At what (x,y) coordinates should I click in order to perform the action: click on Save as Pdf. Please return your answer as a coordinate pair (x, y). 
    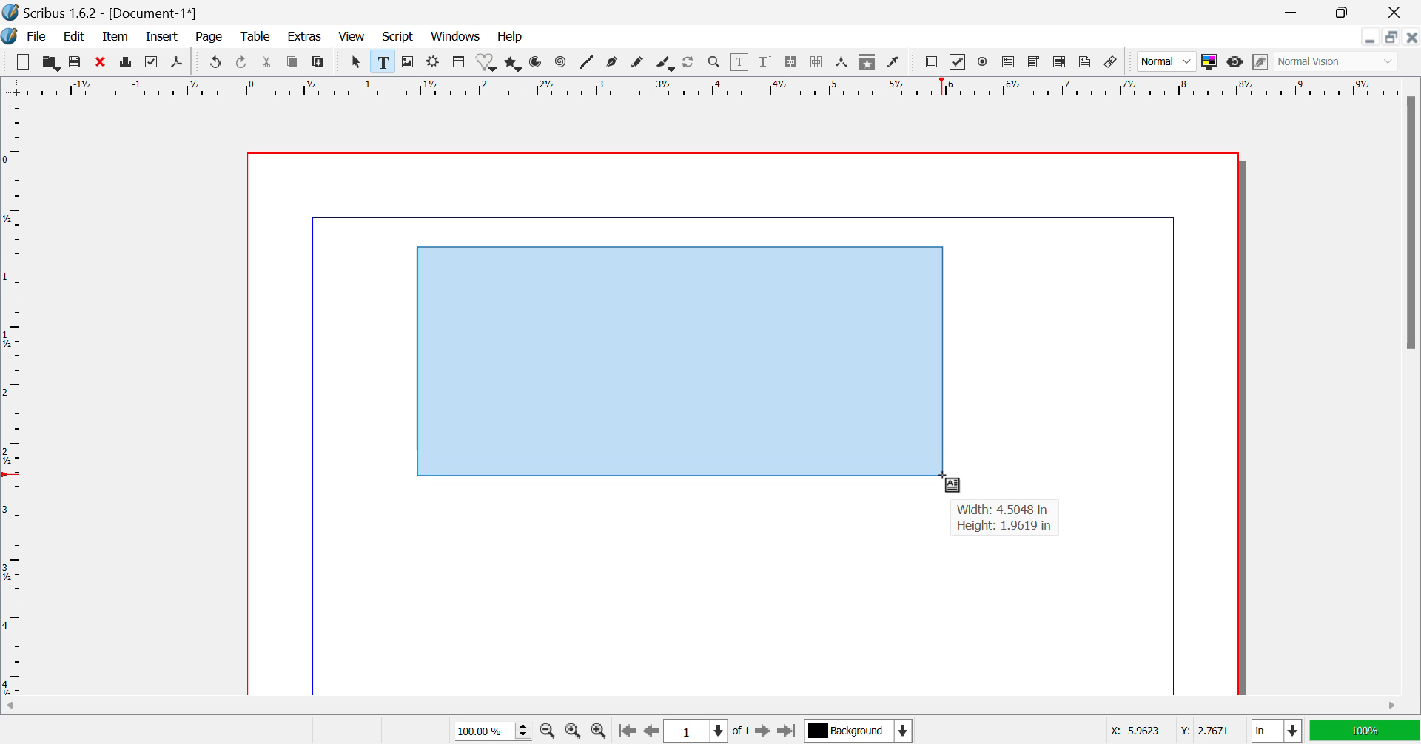
    Looking at the image, I should click on (181, 63).